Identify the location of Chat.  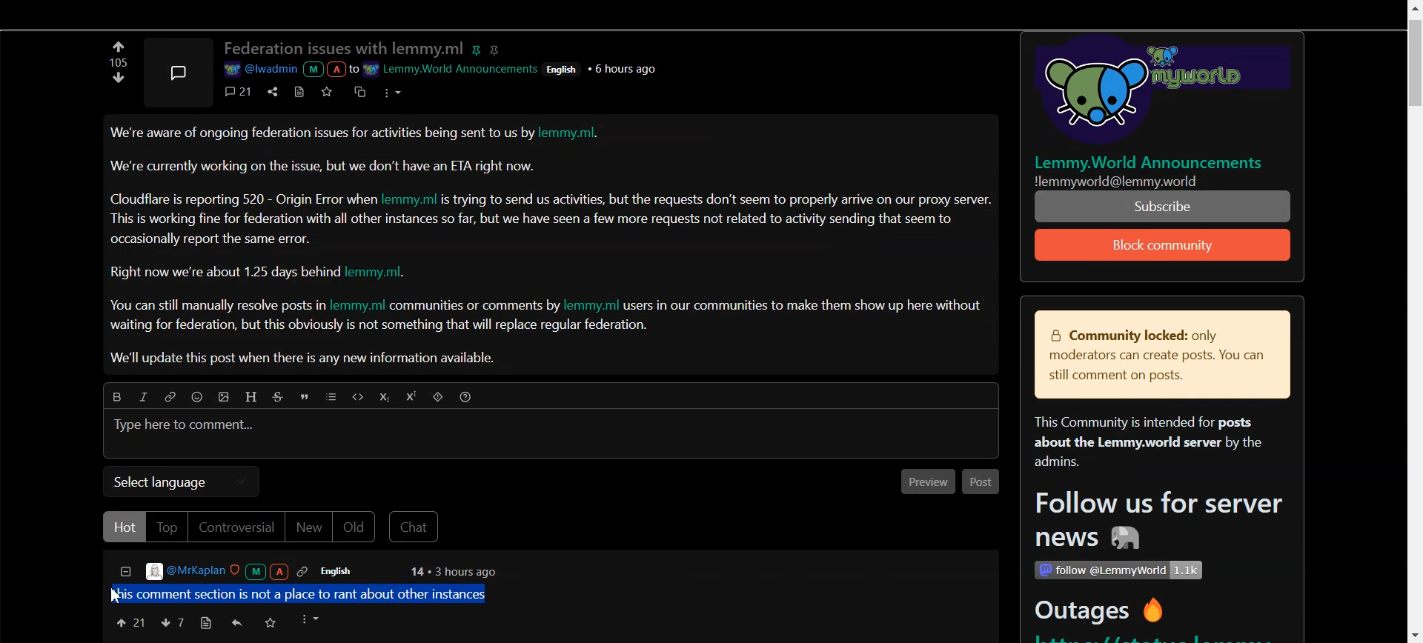
(417, 527).